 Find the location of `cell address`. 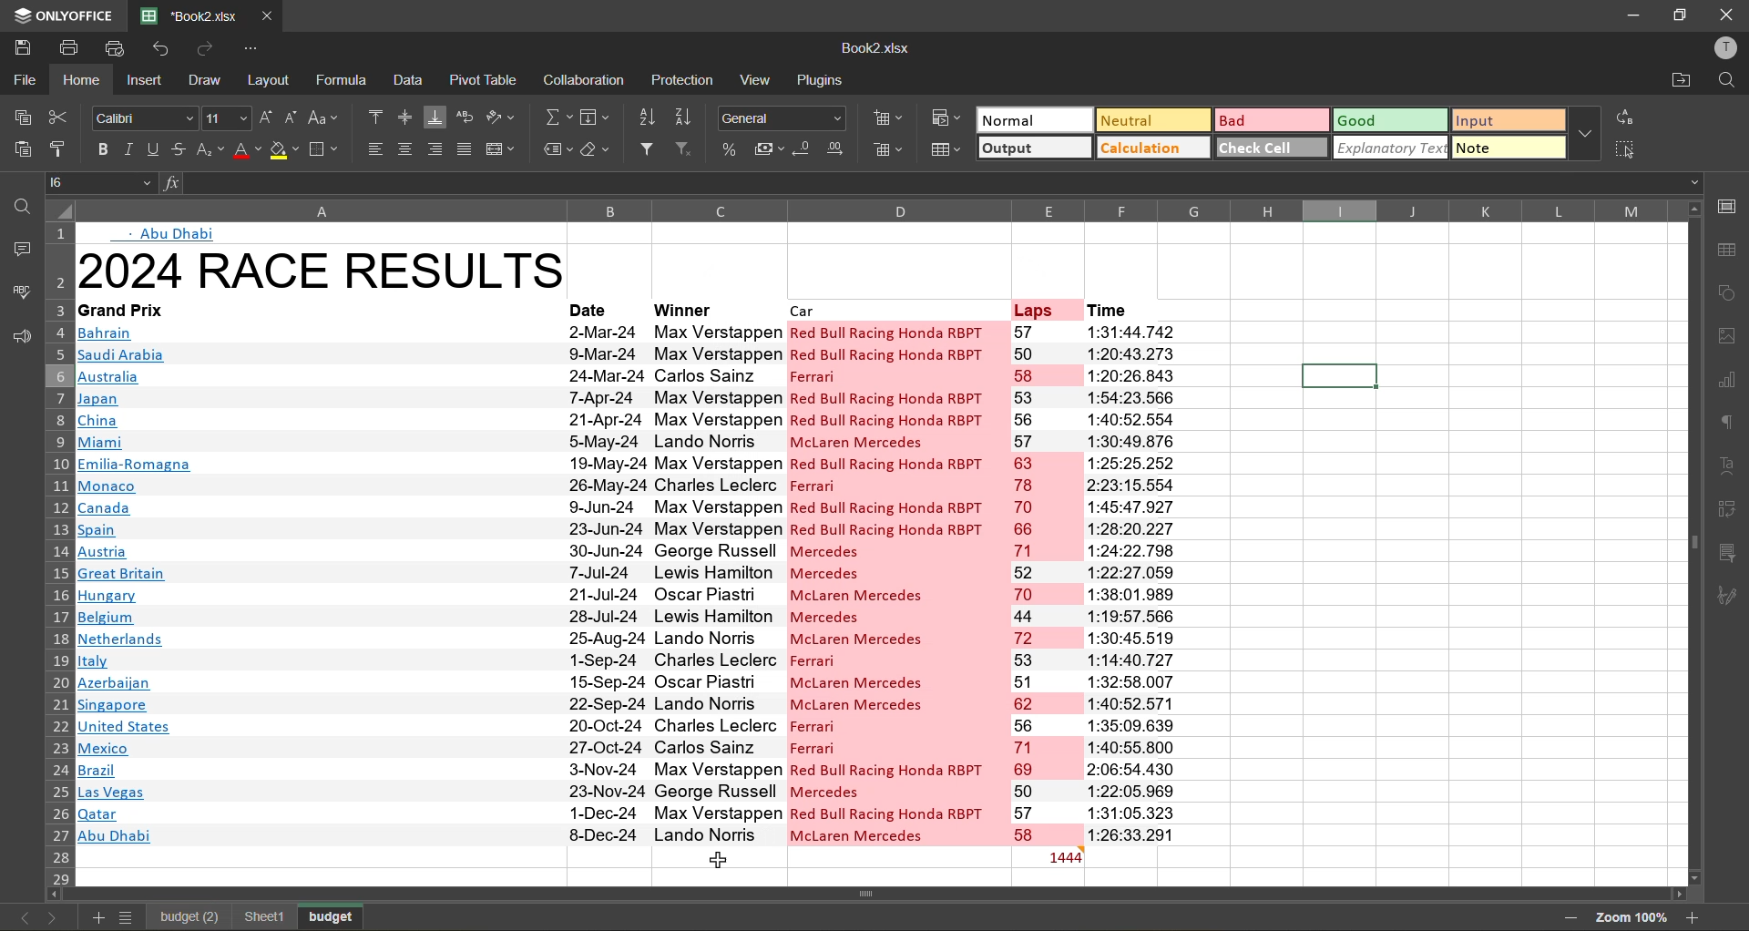

cell address is located at coordinates (104, 181).